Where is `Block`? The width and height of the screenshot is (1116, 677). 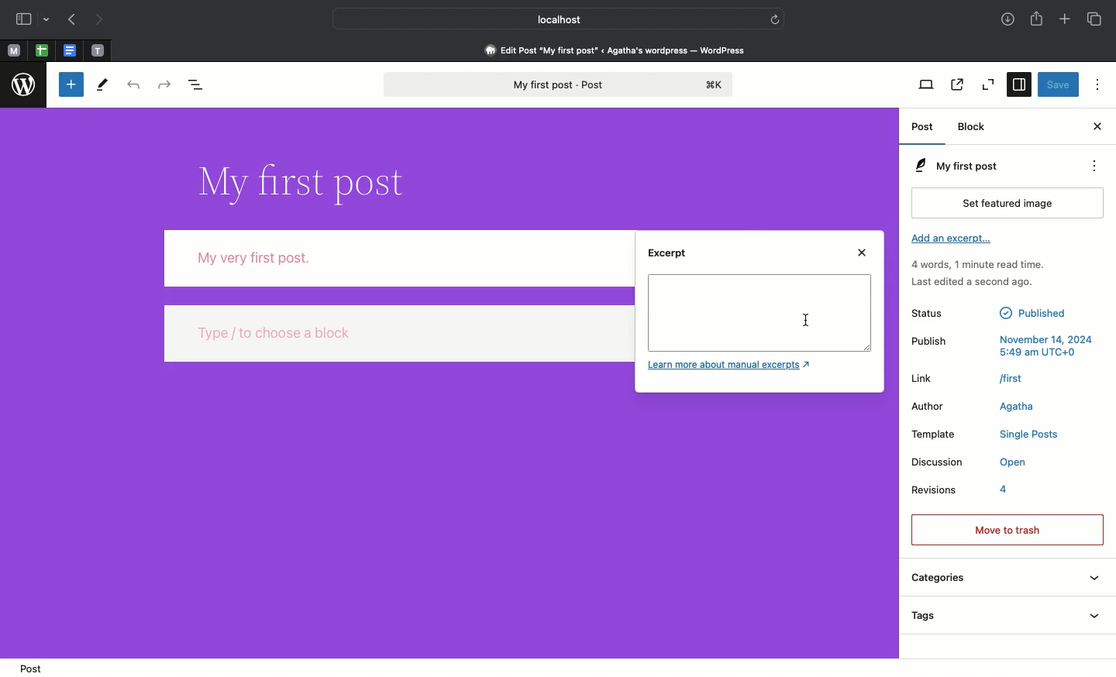 Block is located at coordinates (976, 127).